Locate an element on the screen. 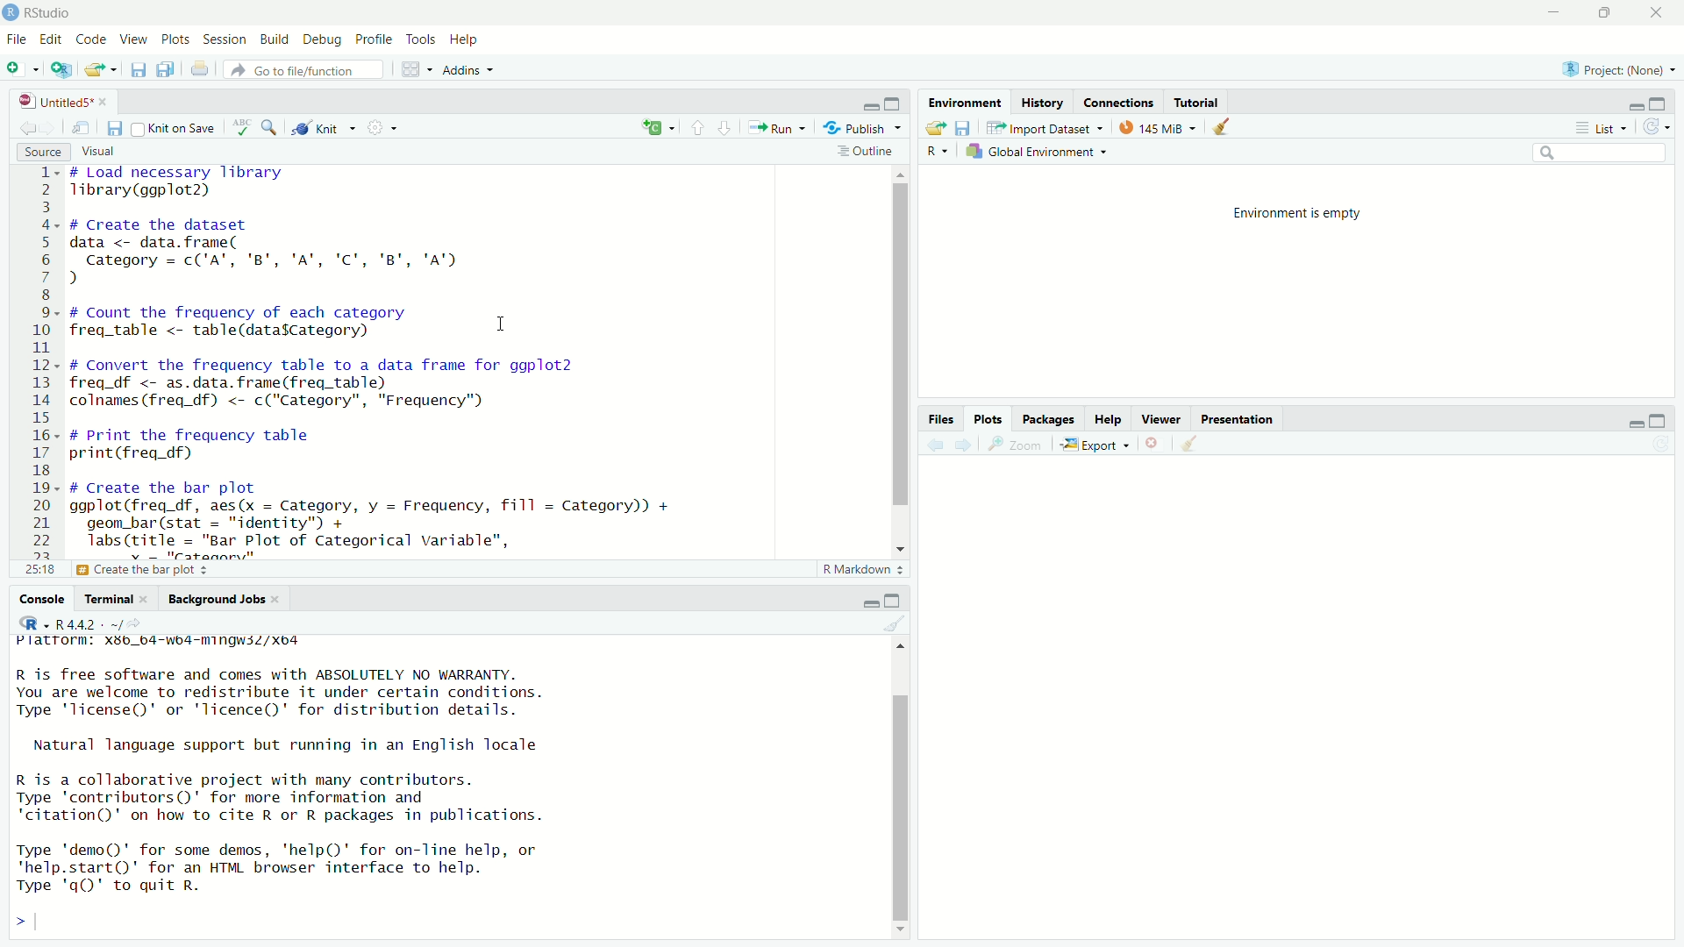 The height and width of the screenshot is (947, 1684). zoom is located at coordinates (1017, 445).